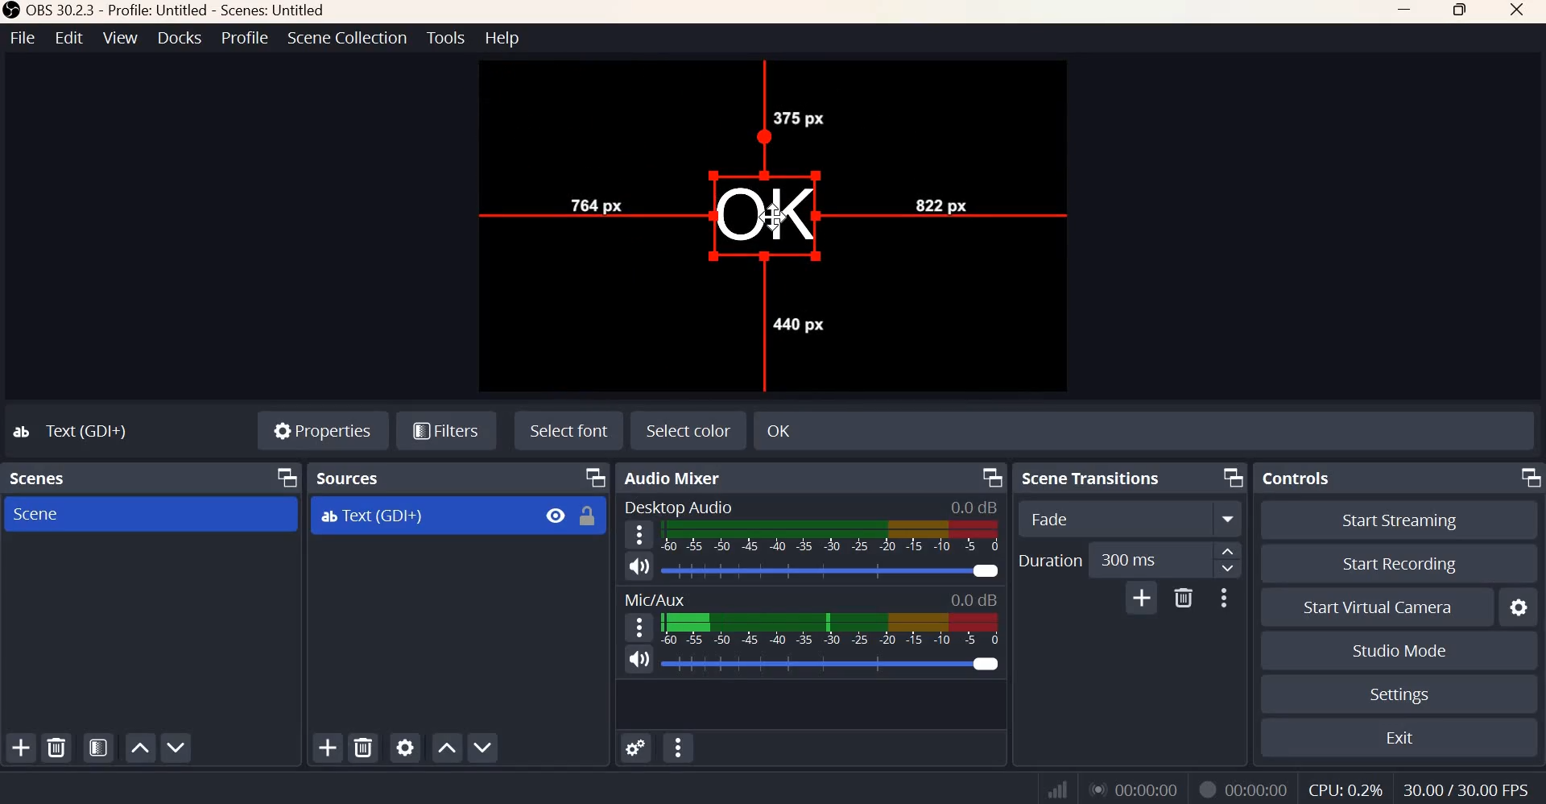 Image resolution: width=1546 pixels, height=804 pixels. Describe the element at coordinates (364, 747) in the screenshot. I see `remove selected source(s)` at that location.